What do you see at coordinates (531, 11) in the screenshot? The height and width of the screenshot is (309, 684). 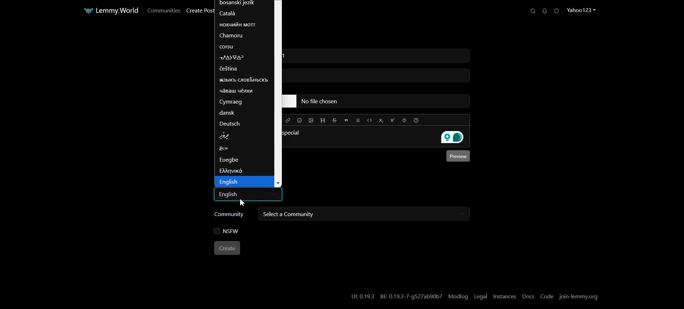 I see `Search` at bounding box center [531, 11].